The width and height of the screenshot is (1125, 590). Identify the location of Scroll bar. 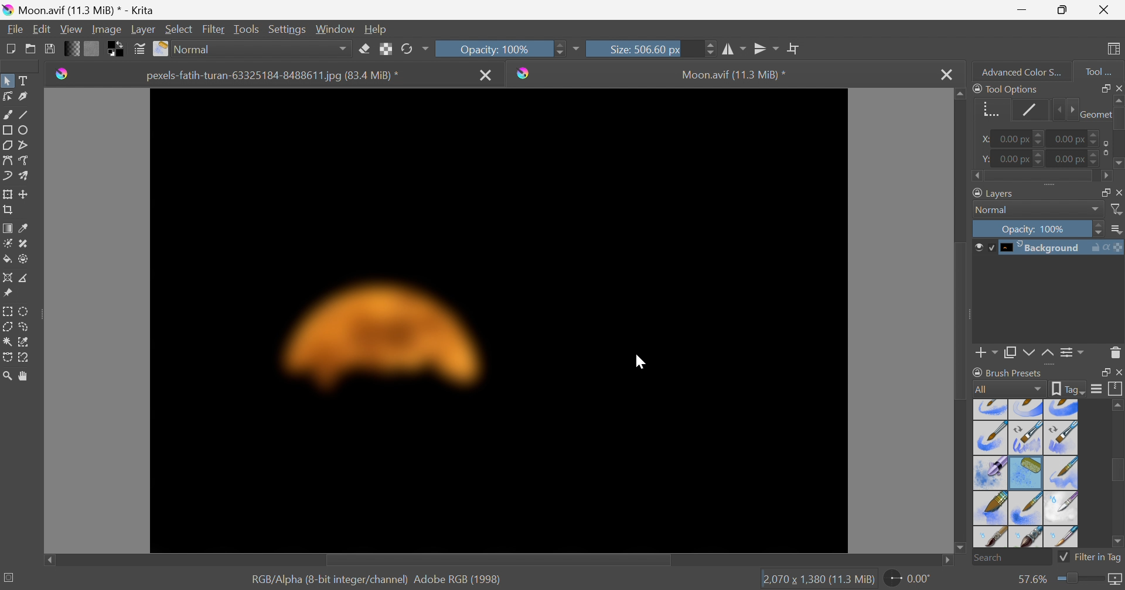
(1118, 470).